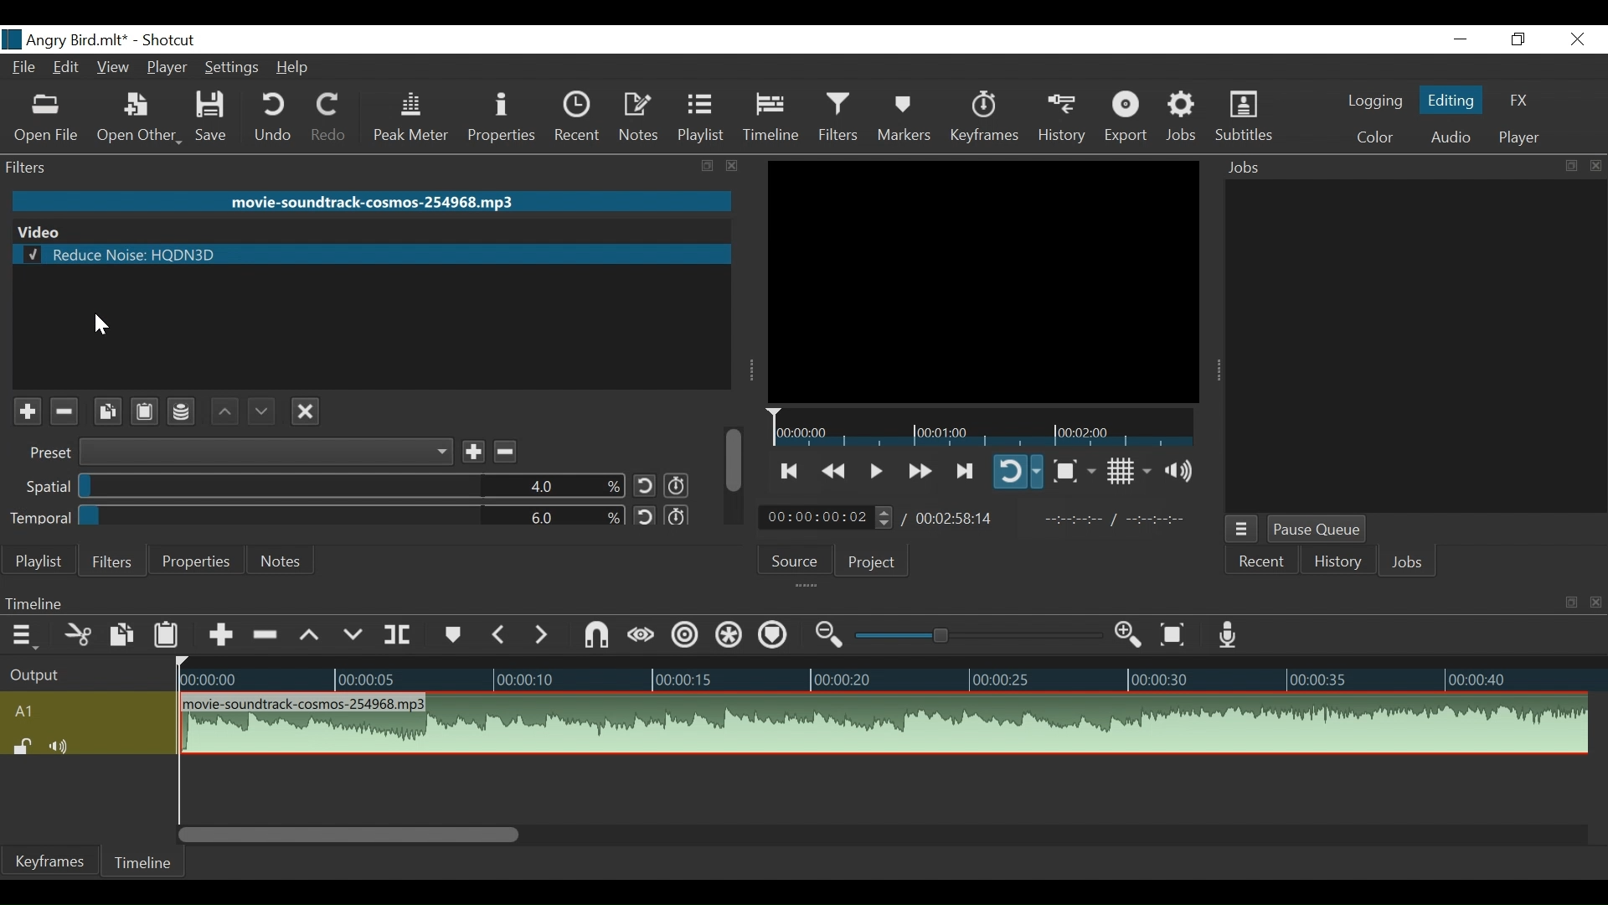  I want to click on Current Duration, so click(827, 516).